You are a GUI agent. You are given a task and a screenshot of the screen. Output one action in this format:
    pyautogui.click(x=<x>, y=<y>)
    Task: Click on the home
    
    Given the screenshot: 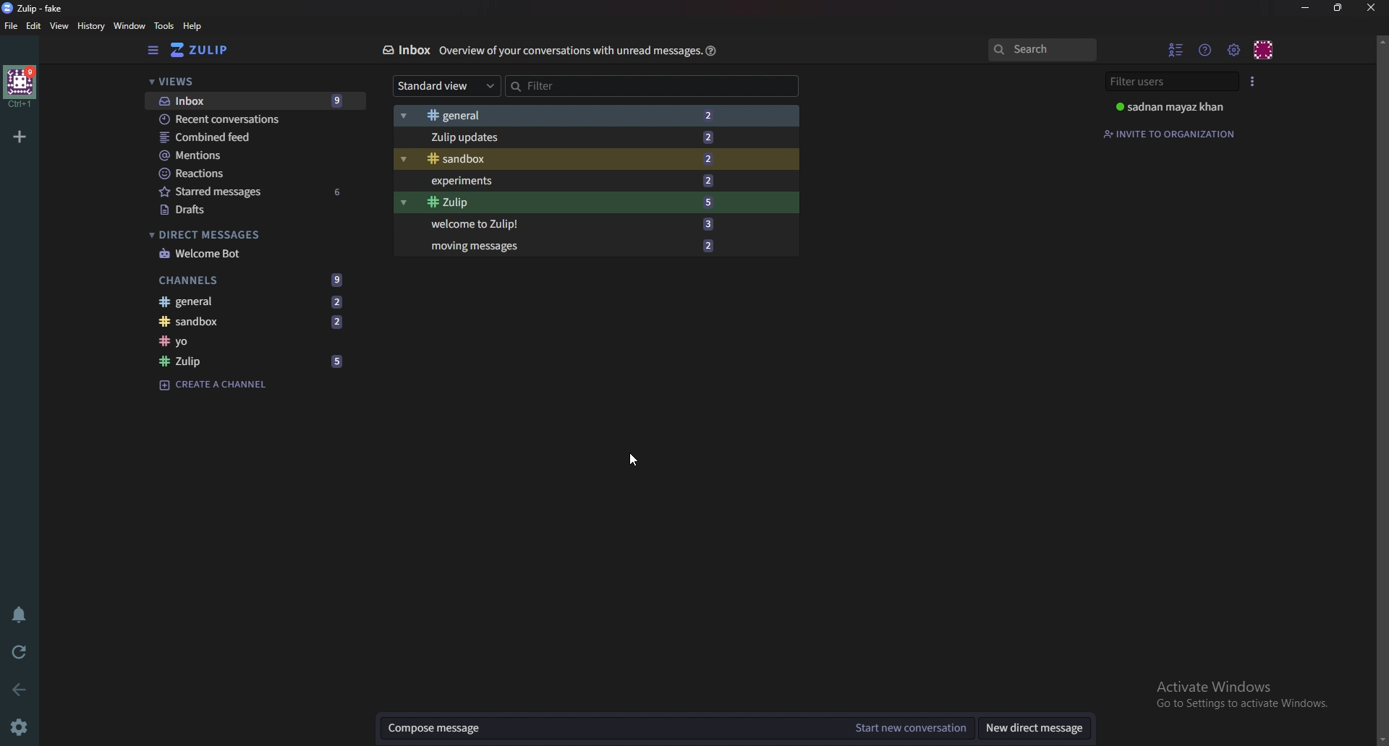 What is the action you would take?
    pyautogui.click(x=21, y=87)
    